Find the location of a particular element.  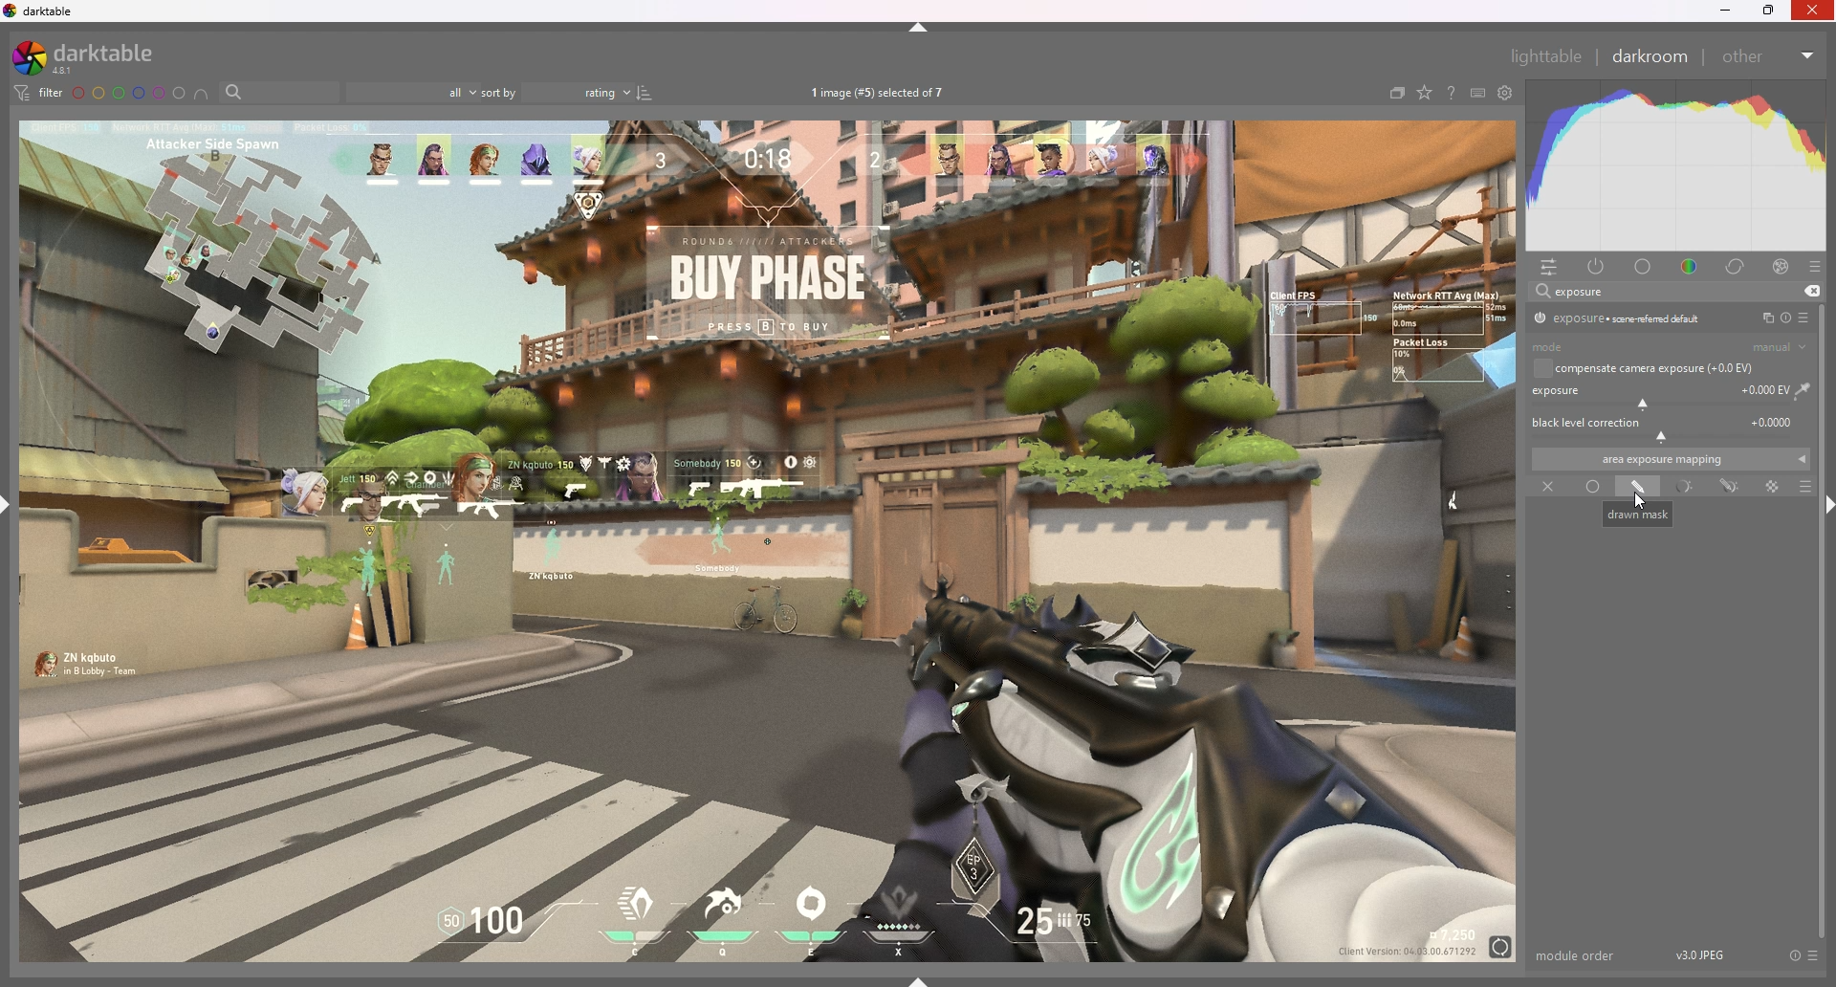

cursor description is located at coordinates (1639, 515).